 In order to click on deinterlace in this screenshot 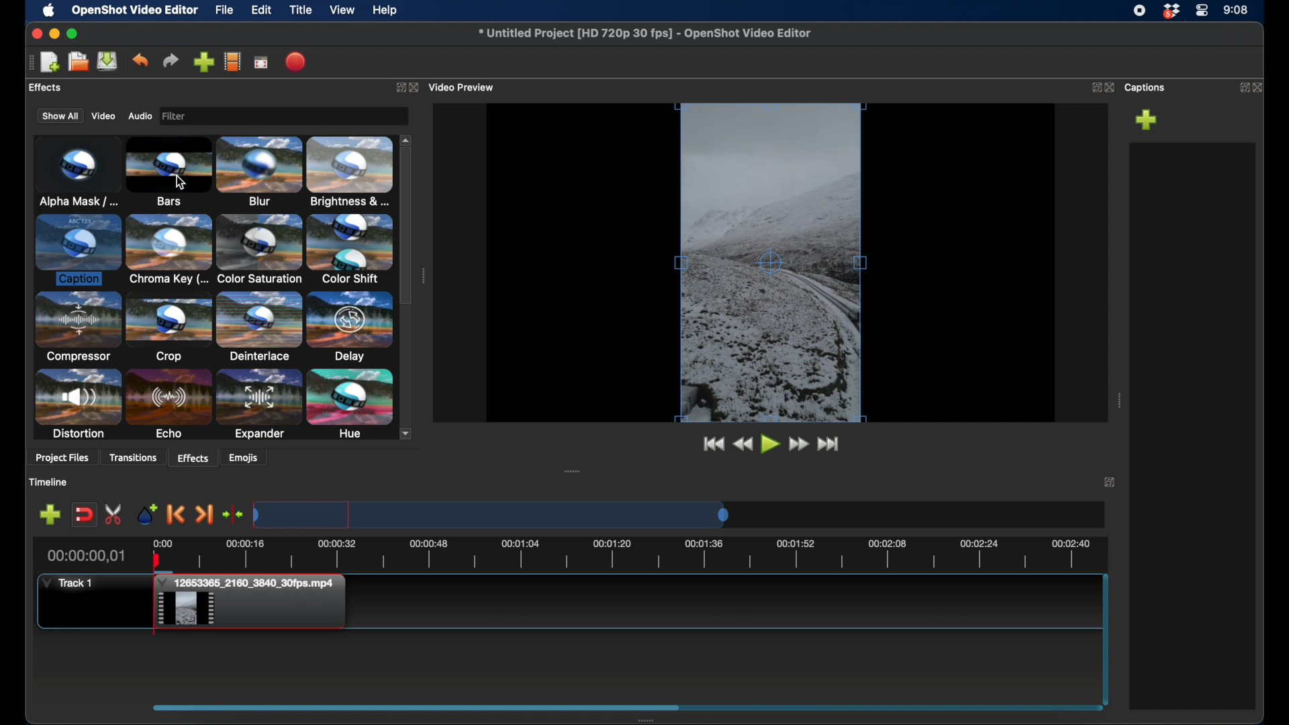, I will do `click(258, 328)`.